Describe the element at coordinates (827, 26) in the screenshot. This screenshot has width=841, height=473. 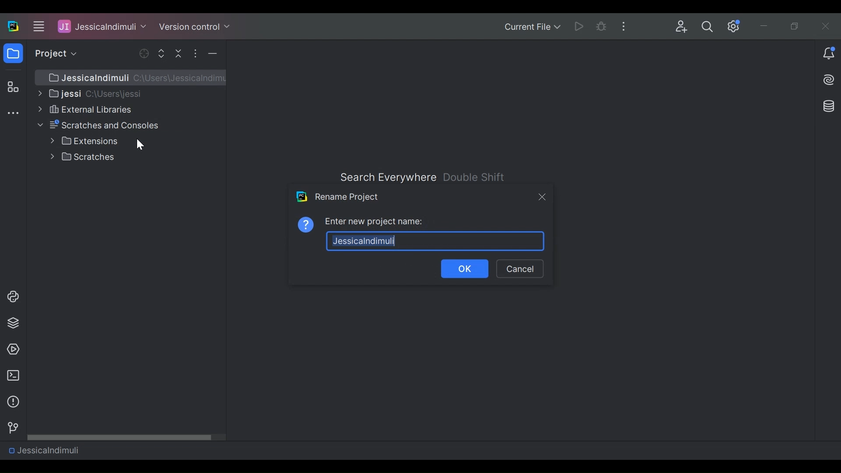
I see `Close` at that location.